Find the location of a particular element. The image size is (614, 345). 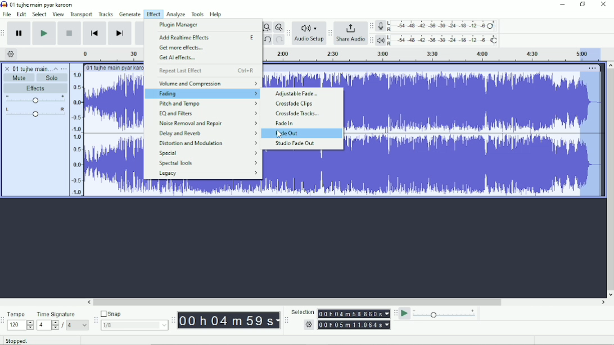

Timeline options is located at coordinates (11, 53).